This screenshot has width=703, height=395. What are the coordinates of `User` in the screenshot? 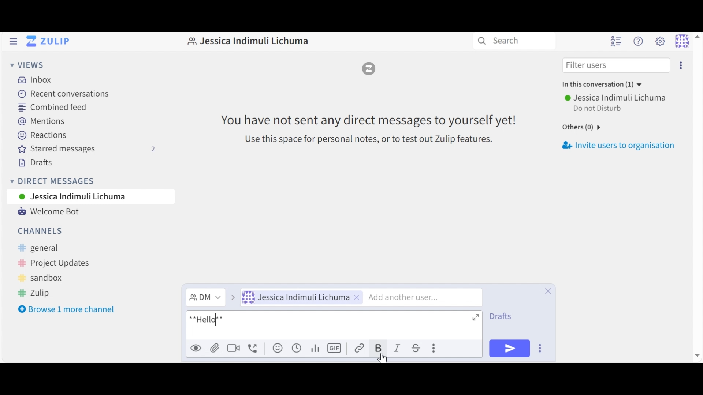 It's located at (79, 197).